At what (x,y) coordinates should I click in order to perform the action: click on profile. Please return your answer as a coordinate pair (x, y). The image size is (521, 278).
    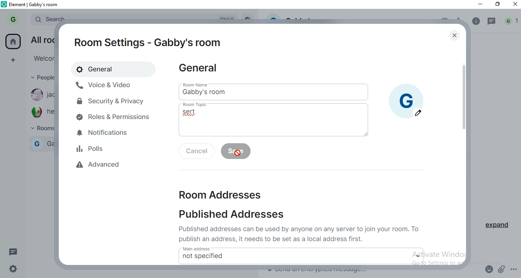
    Looking at the image, I should click on (12, 19).